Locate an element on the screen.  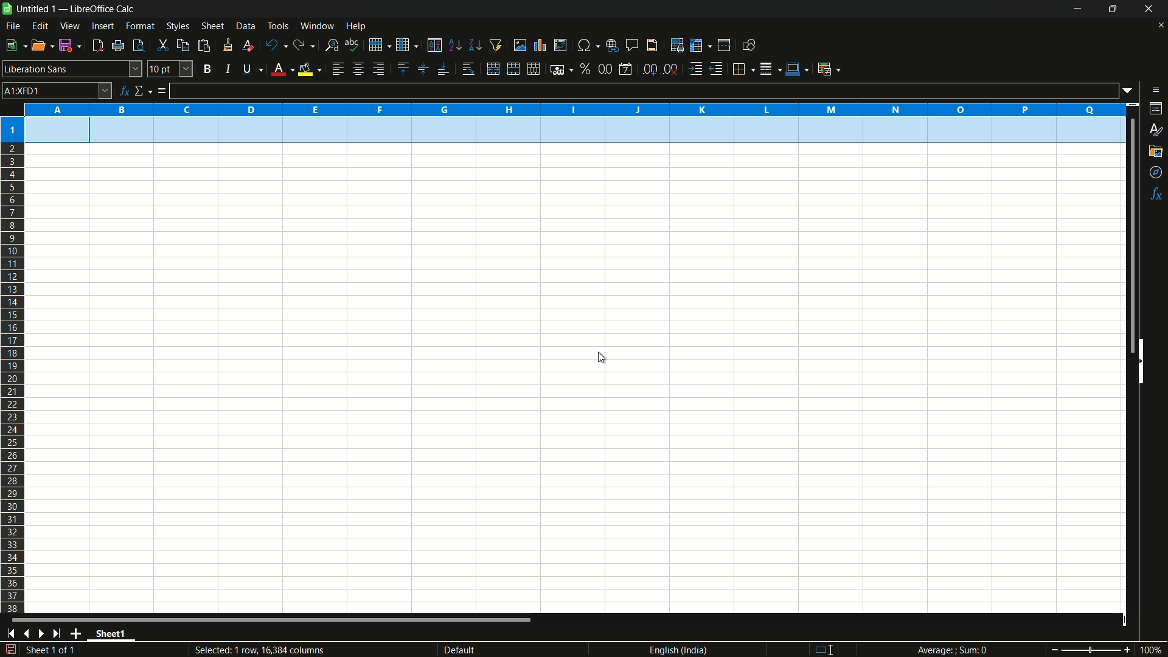
align bottom is located at coordinates (443, 70).